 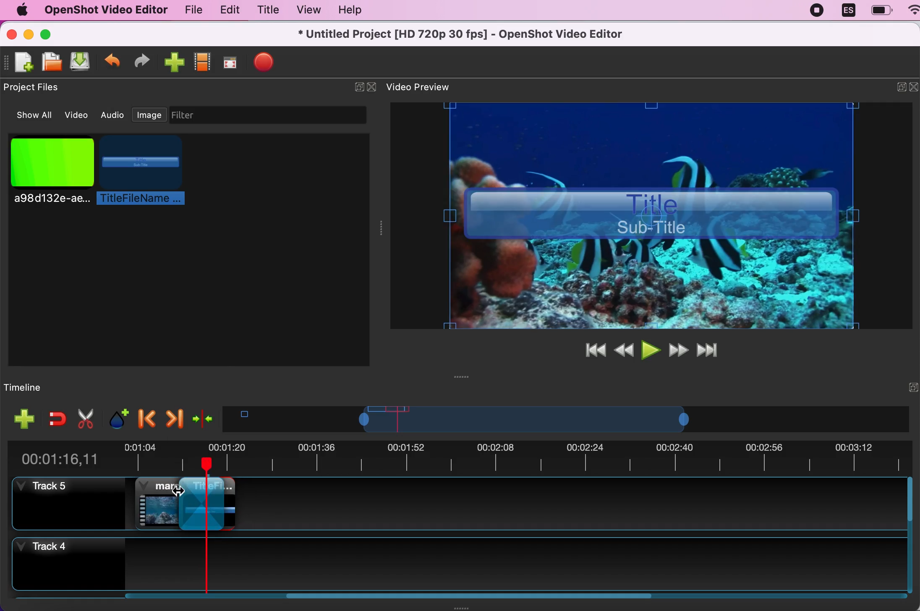 What do you see at coordinates (174, 62) in the screenshot?
I see `import file` at bounding box center [174, 62].